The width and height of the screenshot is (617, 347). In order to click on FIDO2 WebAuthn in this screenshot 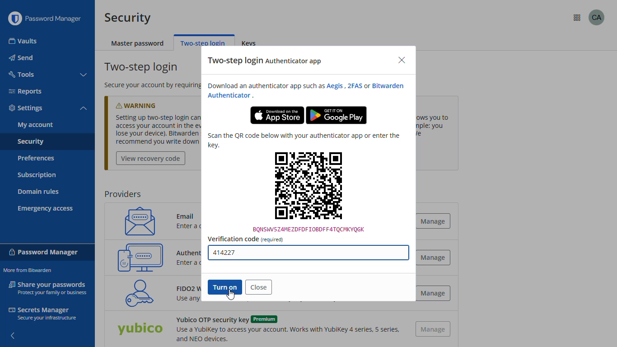, I will do `click(136, 293)`.